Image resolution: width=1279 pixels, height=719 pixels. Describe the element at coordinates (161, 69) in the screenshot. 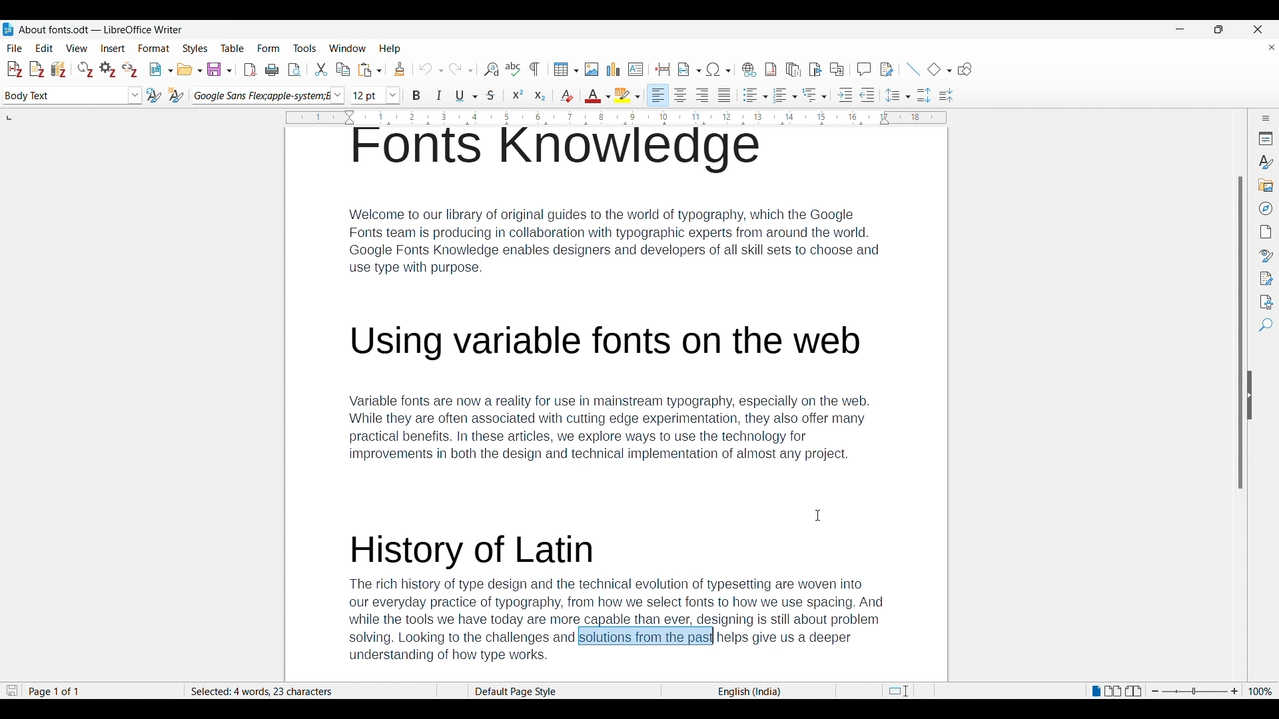

I see `New and New options` at that location.